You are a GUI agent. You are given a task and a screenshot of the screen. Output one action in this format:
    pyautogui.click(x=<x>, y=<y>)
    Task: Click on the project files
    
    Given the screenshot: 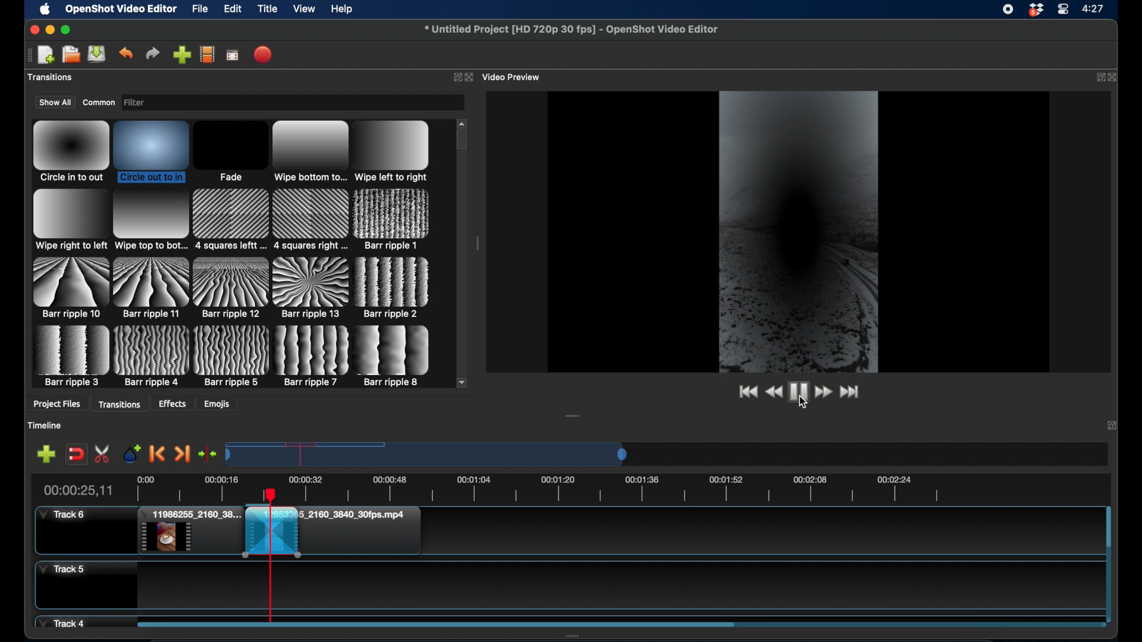 What is the action you would take?
    pyautogui.click(x=53, y=78)
    